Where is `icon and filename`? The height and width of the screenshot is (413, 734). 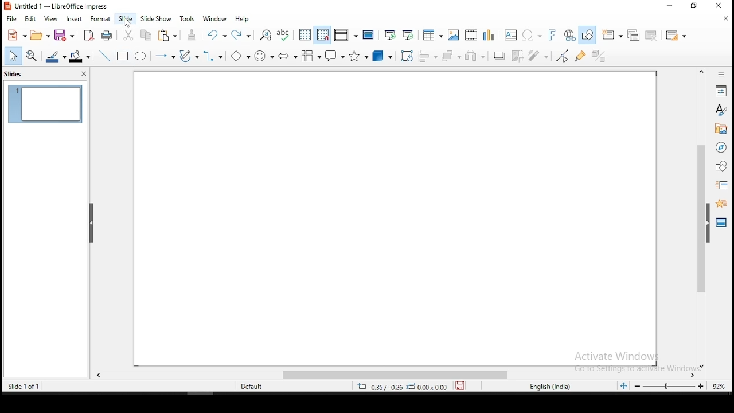 icon and filename is located at coordinates (61, 8).